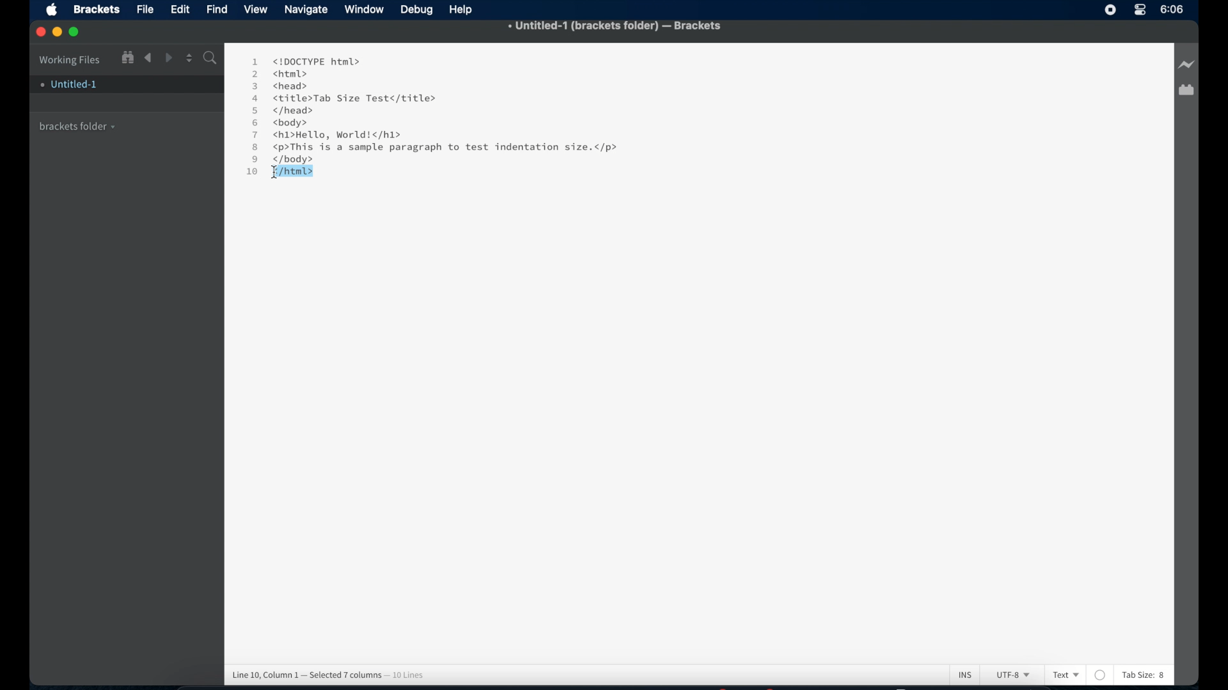  I want to click on Up/Down, so click(189, 57).